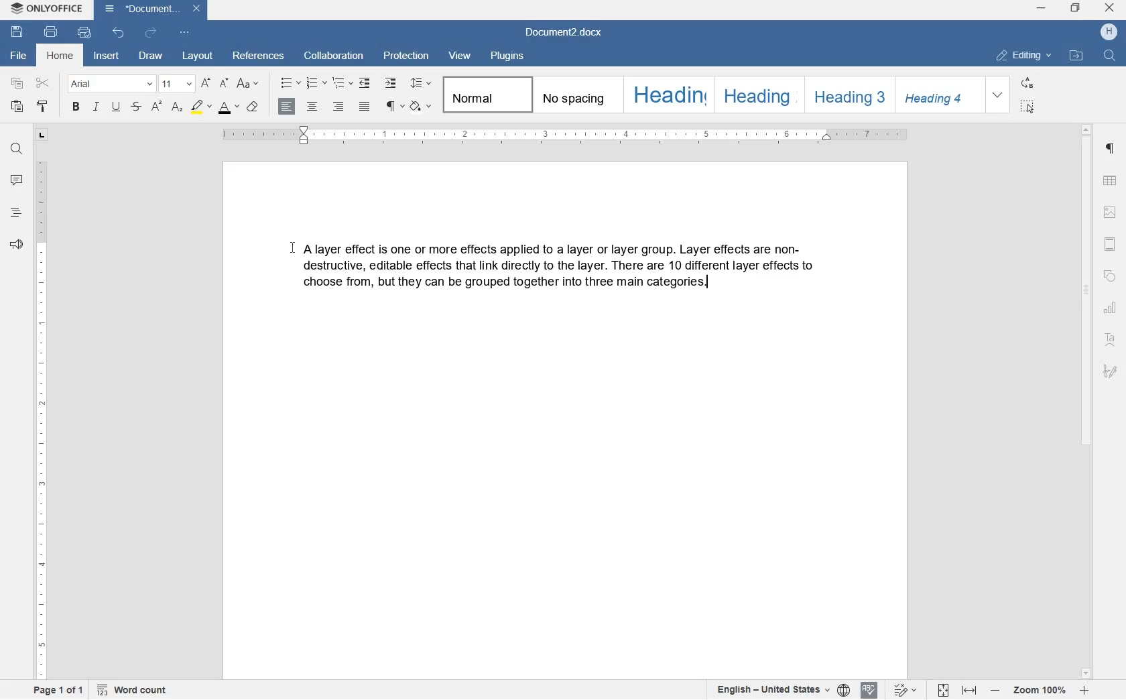 The width and height of the screenshot is (1126, 700). I want to click on layout, so click(196, 55).